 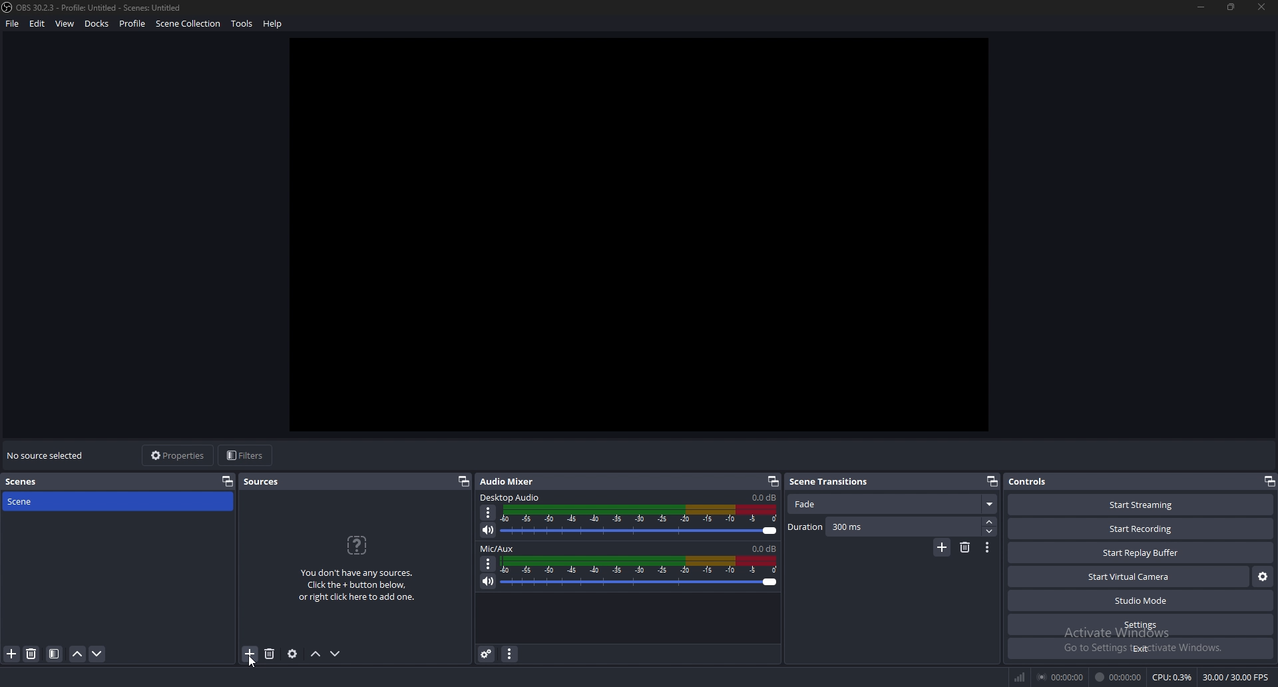 What do you see at coordinates (132, 22) in the screenshot?
I see `profile` at bounding box center [132, 22].